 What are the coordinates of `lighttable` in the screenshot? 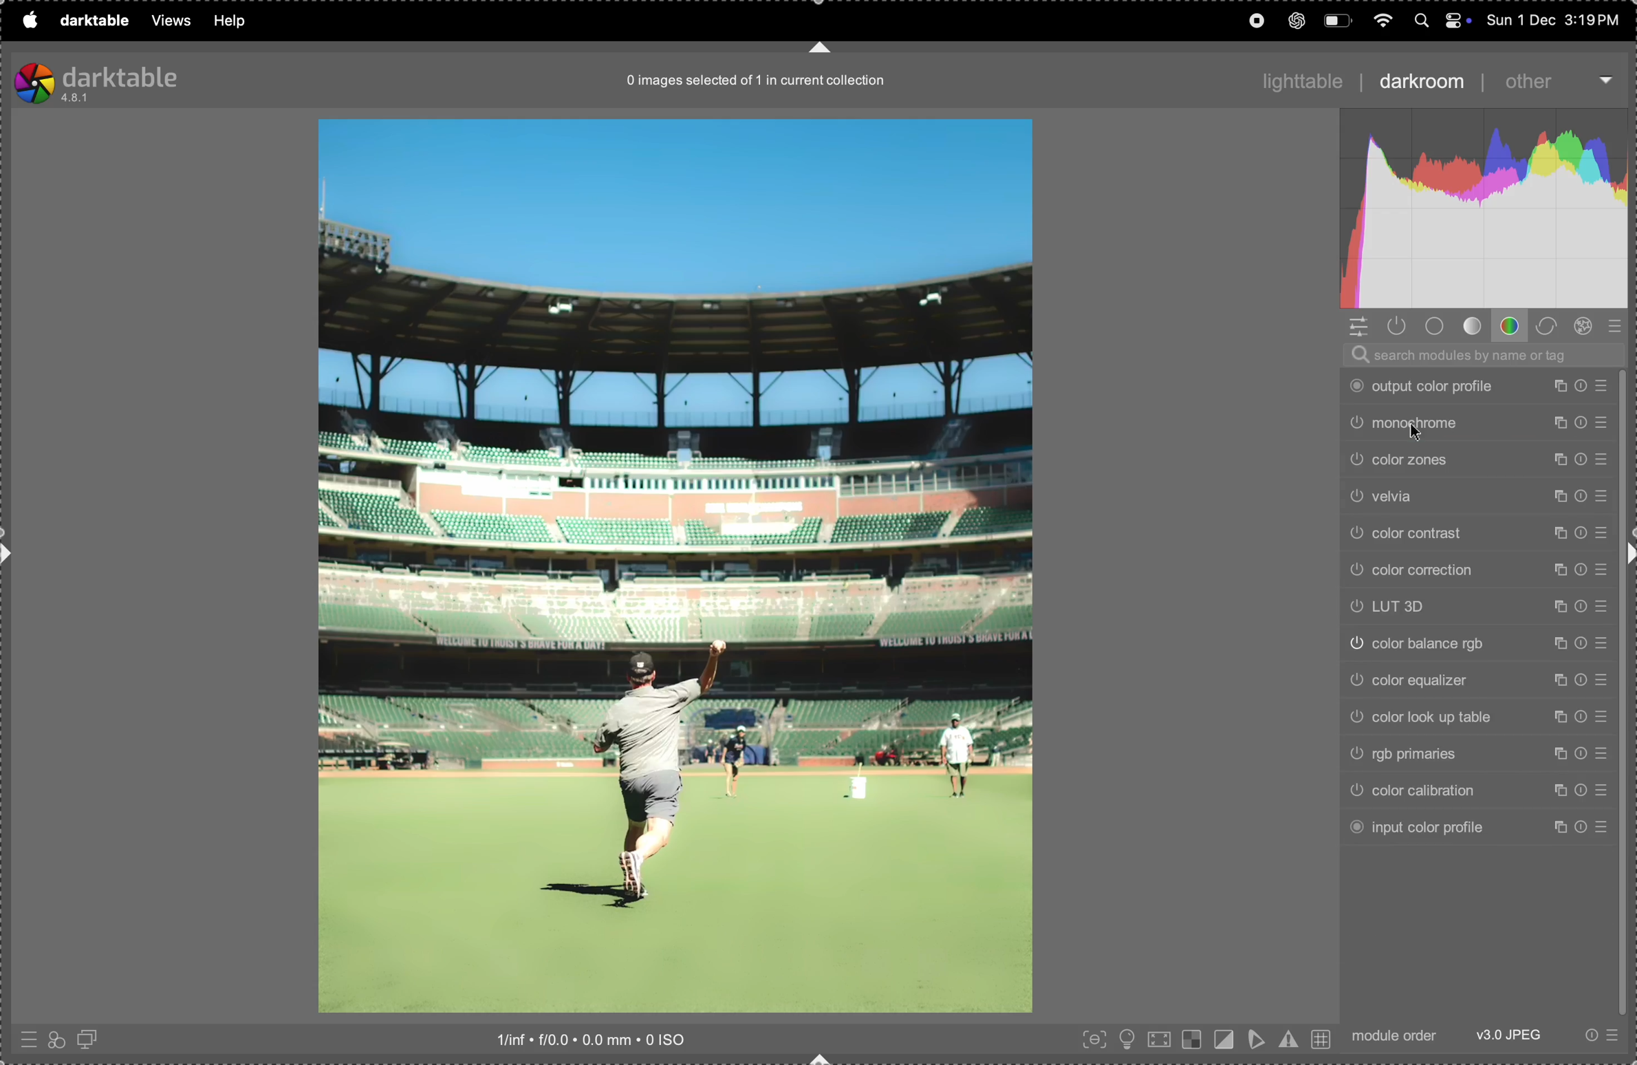 It's located at (1302, 80).